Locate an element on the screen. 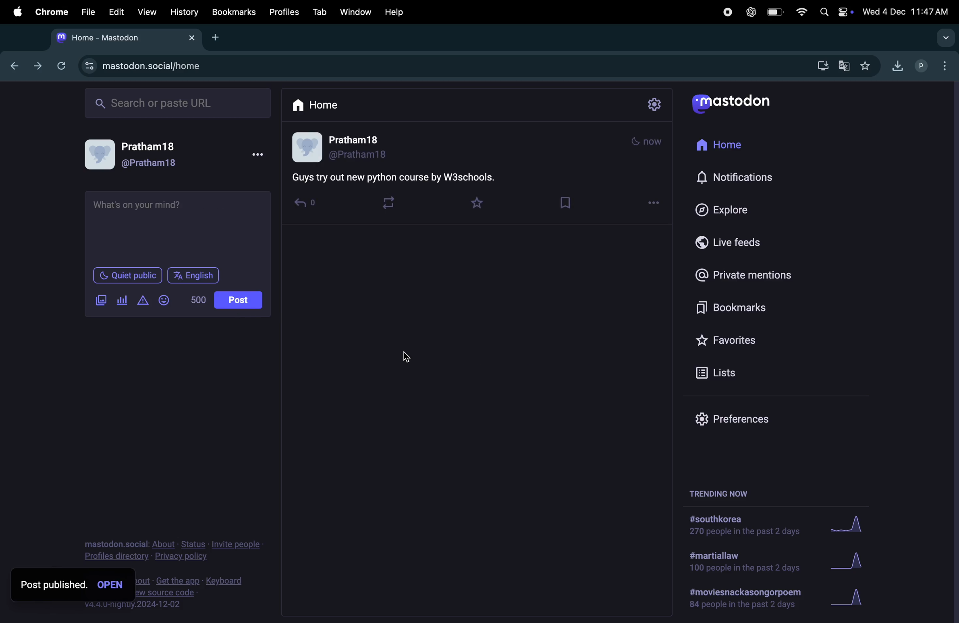 The height and width of the screenshot is (623, 959). mode is located at coordinates (649, 141).